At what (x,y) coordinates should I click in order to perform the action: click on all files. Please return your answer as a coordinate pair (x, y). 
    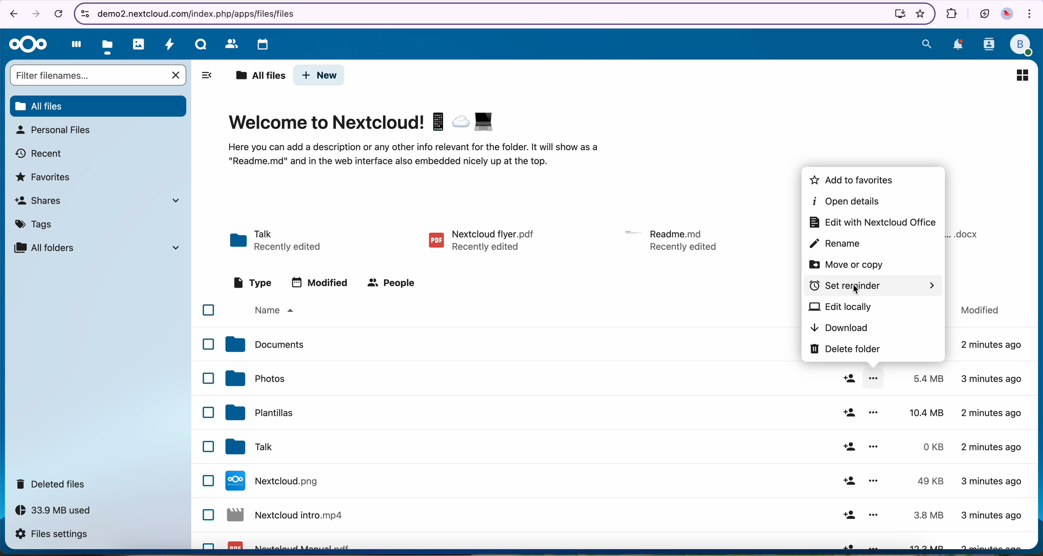
    Looking at the image, I should click on (258, 75).